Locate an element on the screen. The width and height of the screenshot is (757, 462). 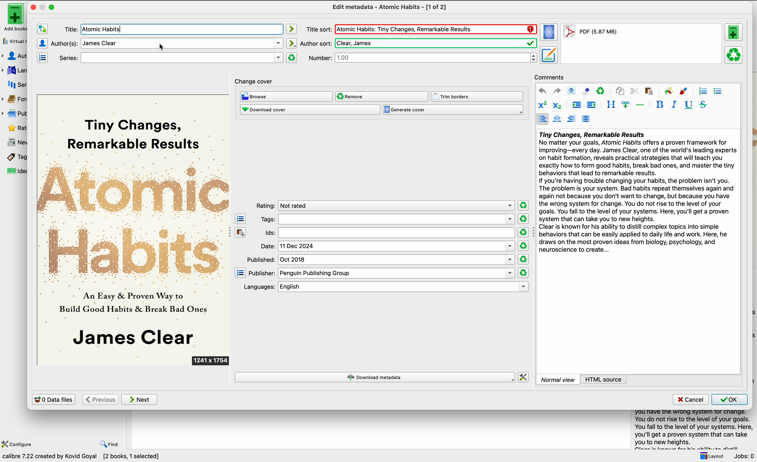
rating is located at coordinates (384, 205).